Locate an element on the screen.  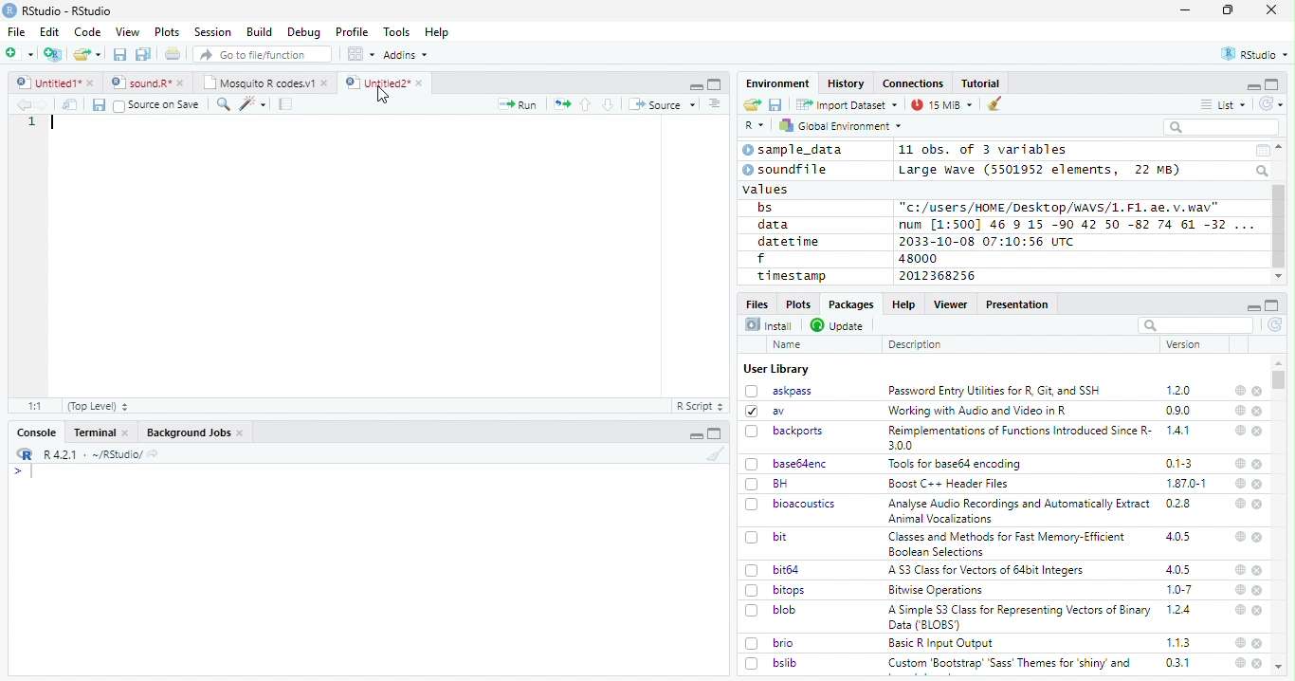
bitops is located at coordinates (776, 590).